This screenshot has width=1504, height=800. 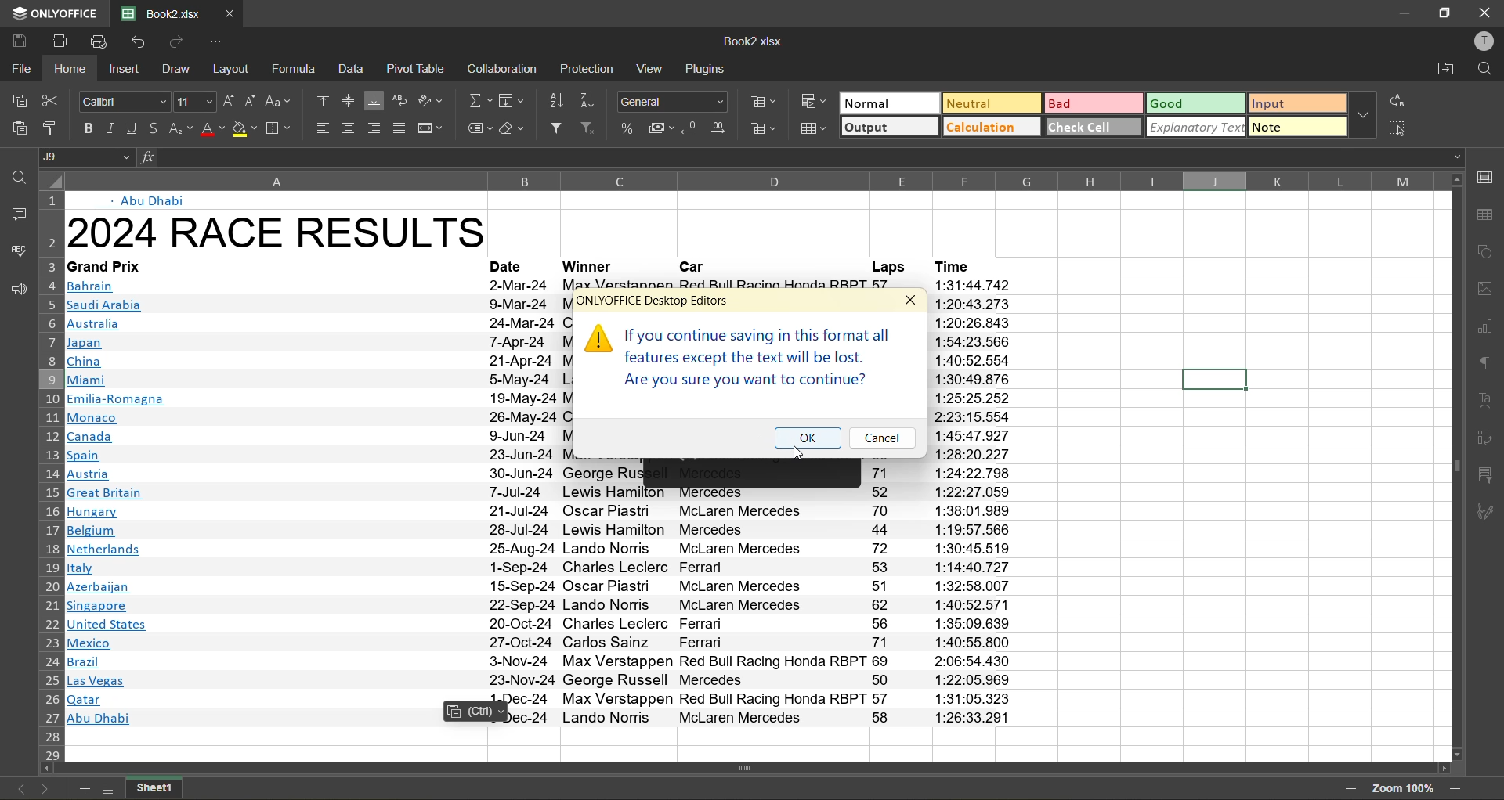 I want to click on note, so click(x=1296, y=126).